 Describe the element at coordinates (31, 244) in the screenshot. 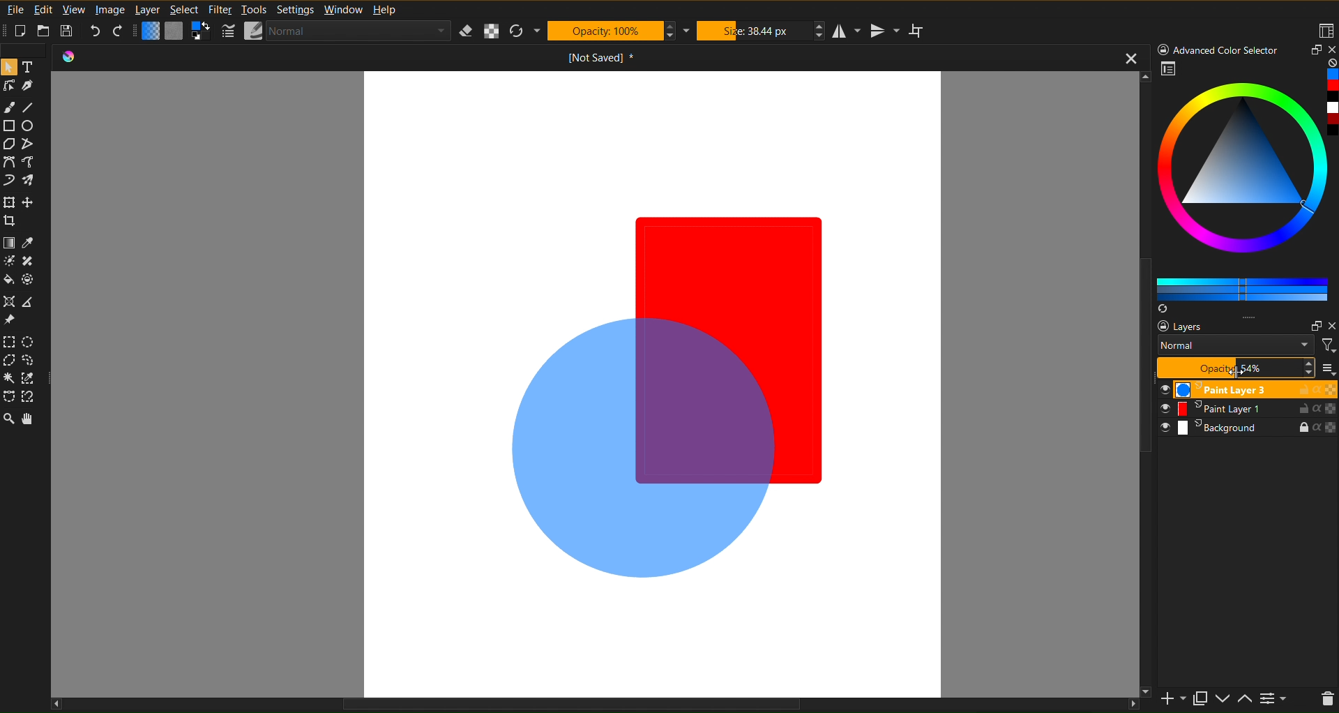

I see `Color Tool` at that location.